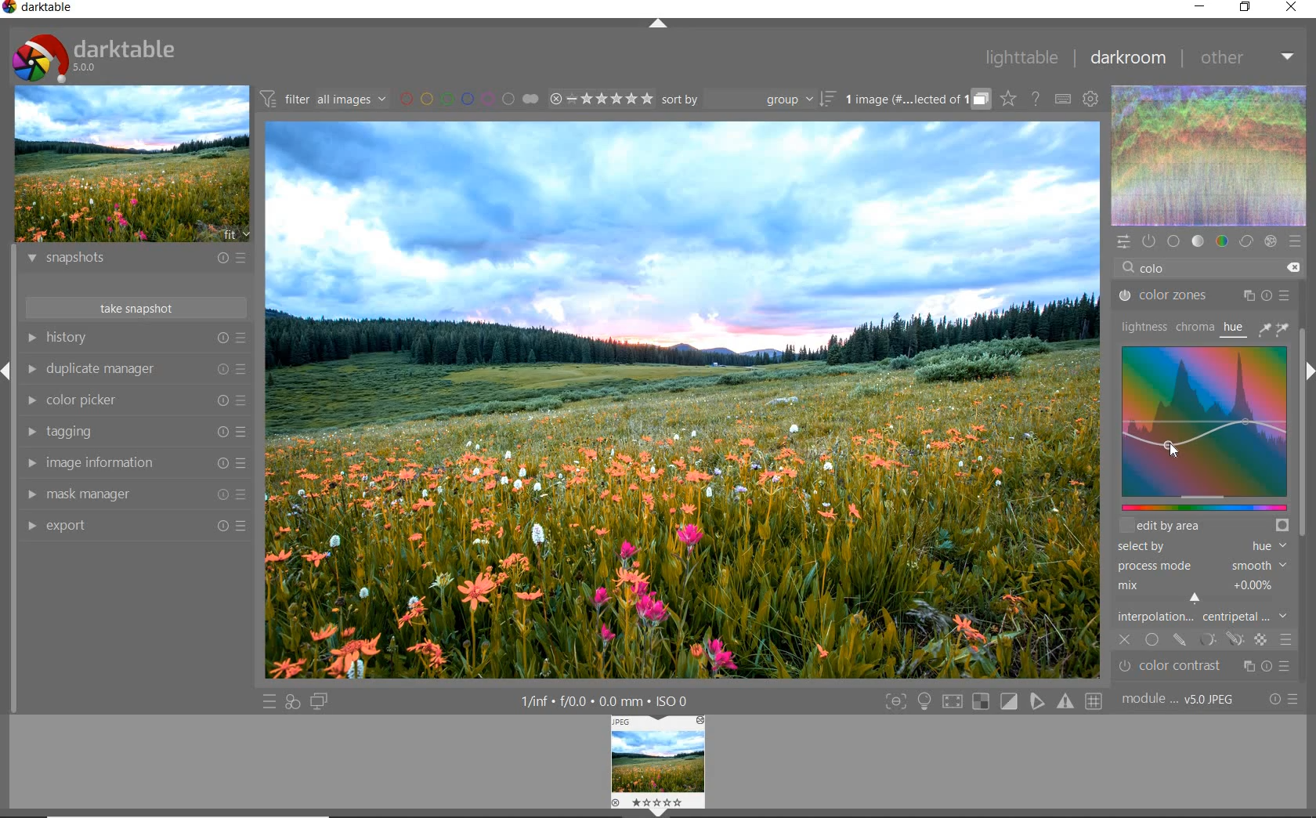 This screenshot has width=1316, height=818. Describe the element at coordinates (1182, 700) in the screenshot. I see `module..v50JPEG` at that location.